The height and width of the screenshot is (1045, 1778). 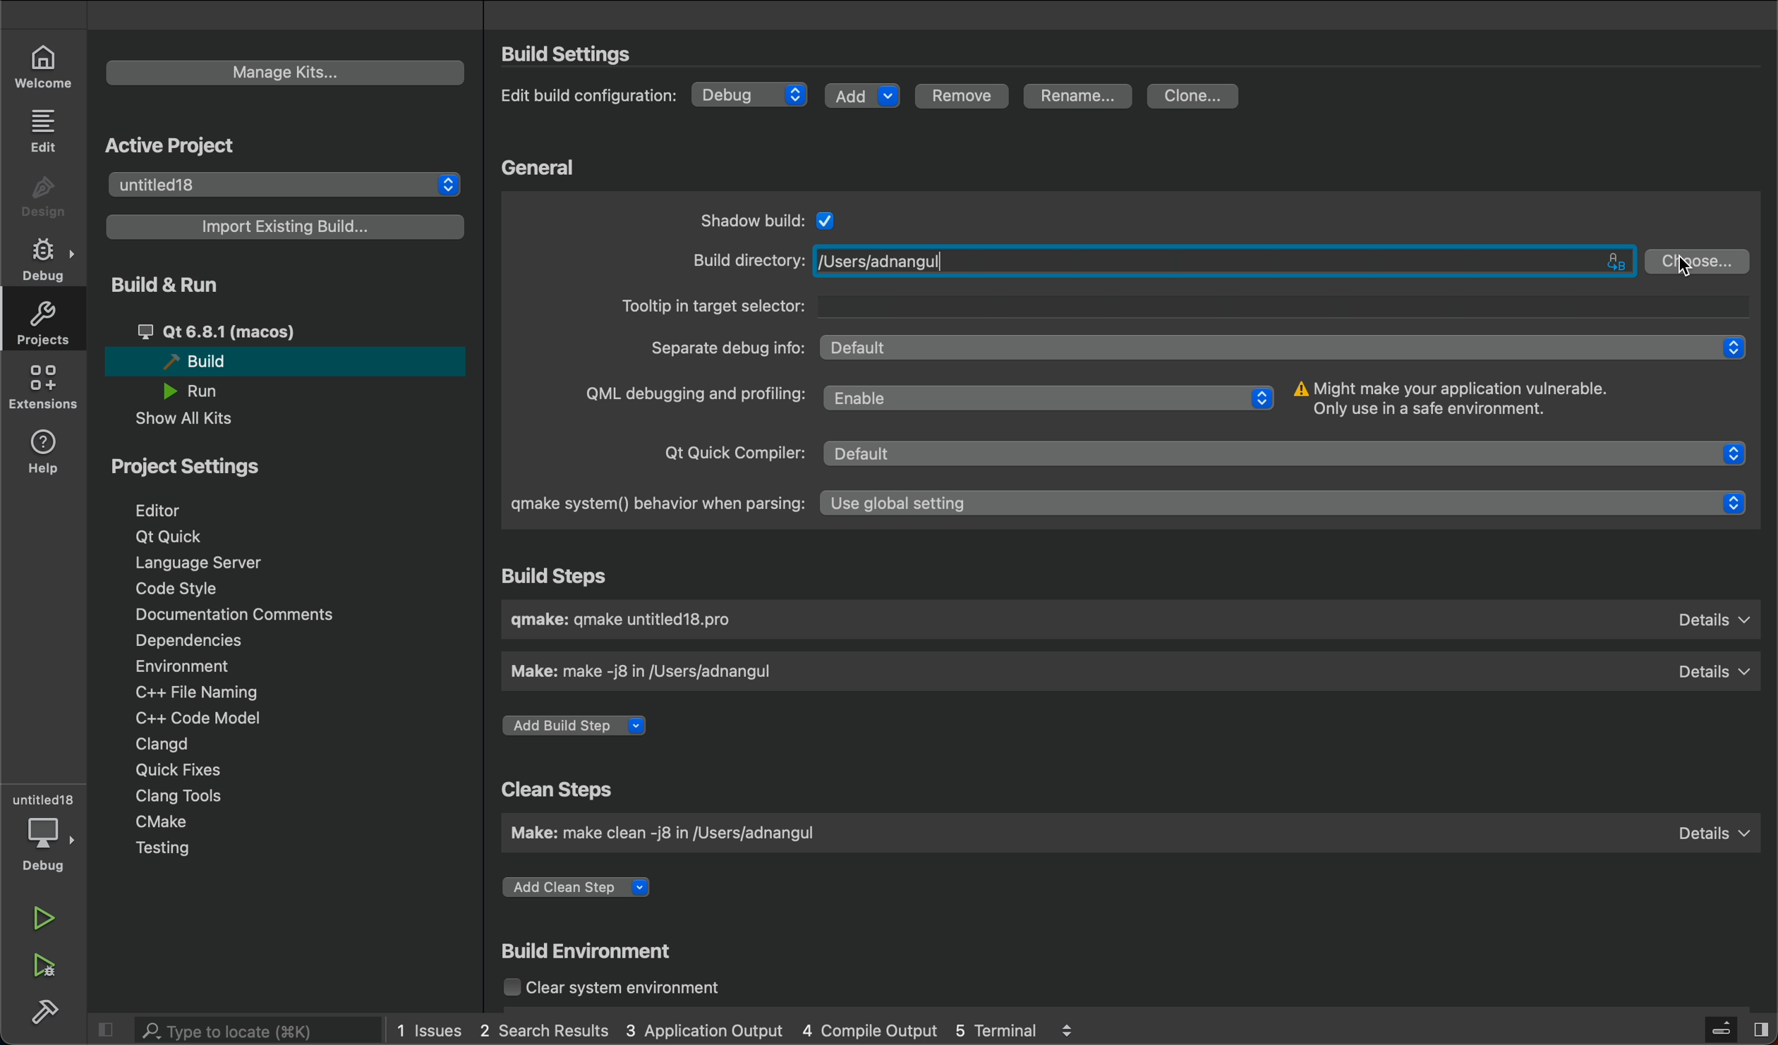 I want to click on Separate debug info:, so click(x=725, y=346).